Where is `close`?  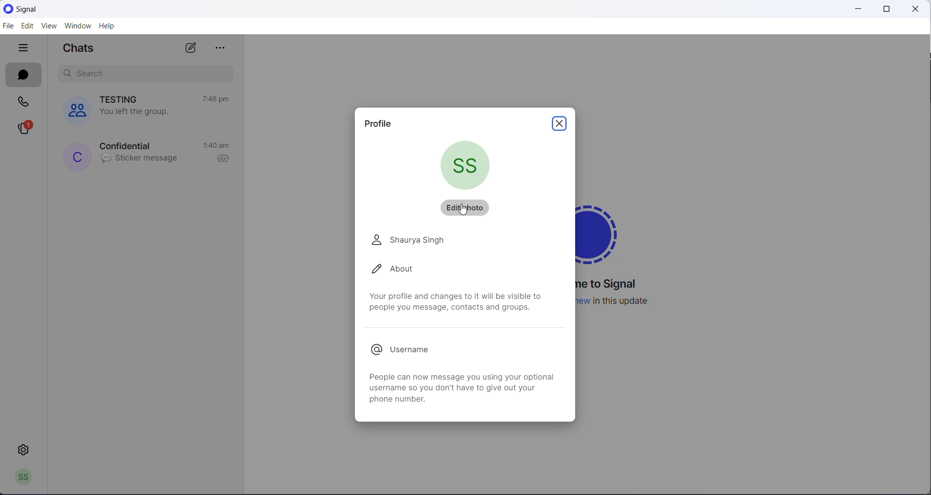 close is located at coordinates (559, 124).